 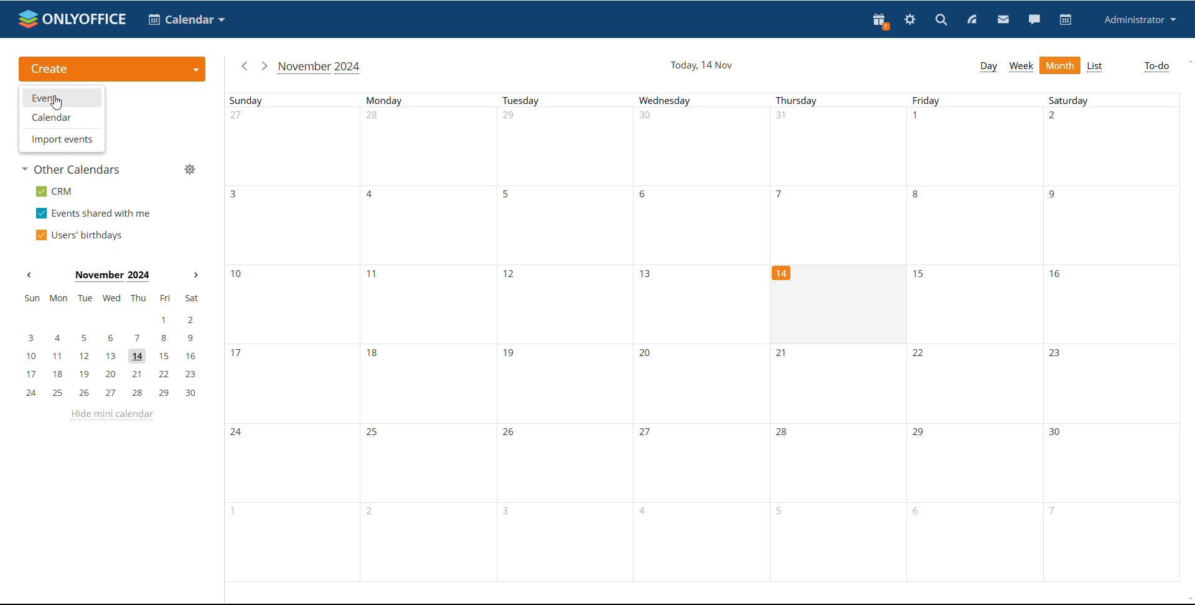 What do you see at coordinates (115, 393) in the screenshot?
I see `24, 25, 26, 27, 28, 29, 30 ` at bounding box center [115, 393].